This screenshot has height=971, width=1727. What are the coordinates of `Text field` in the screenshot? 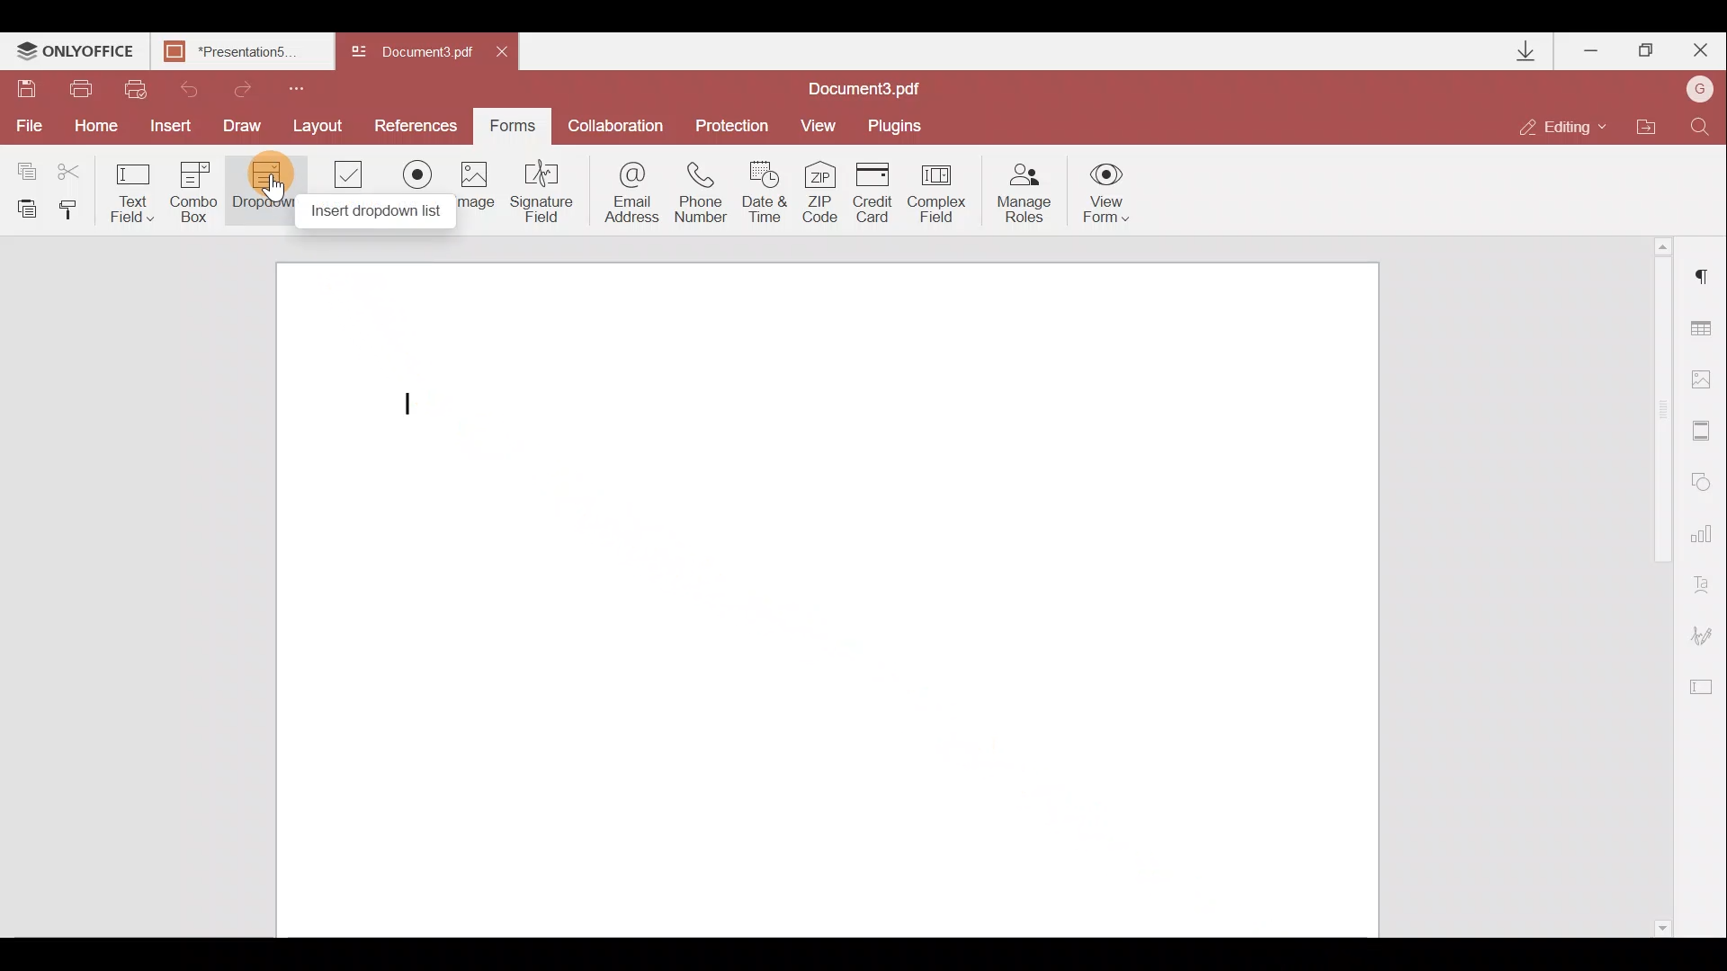 It's located at (133, 192).